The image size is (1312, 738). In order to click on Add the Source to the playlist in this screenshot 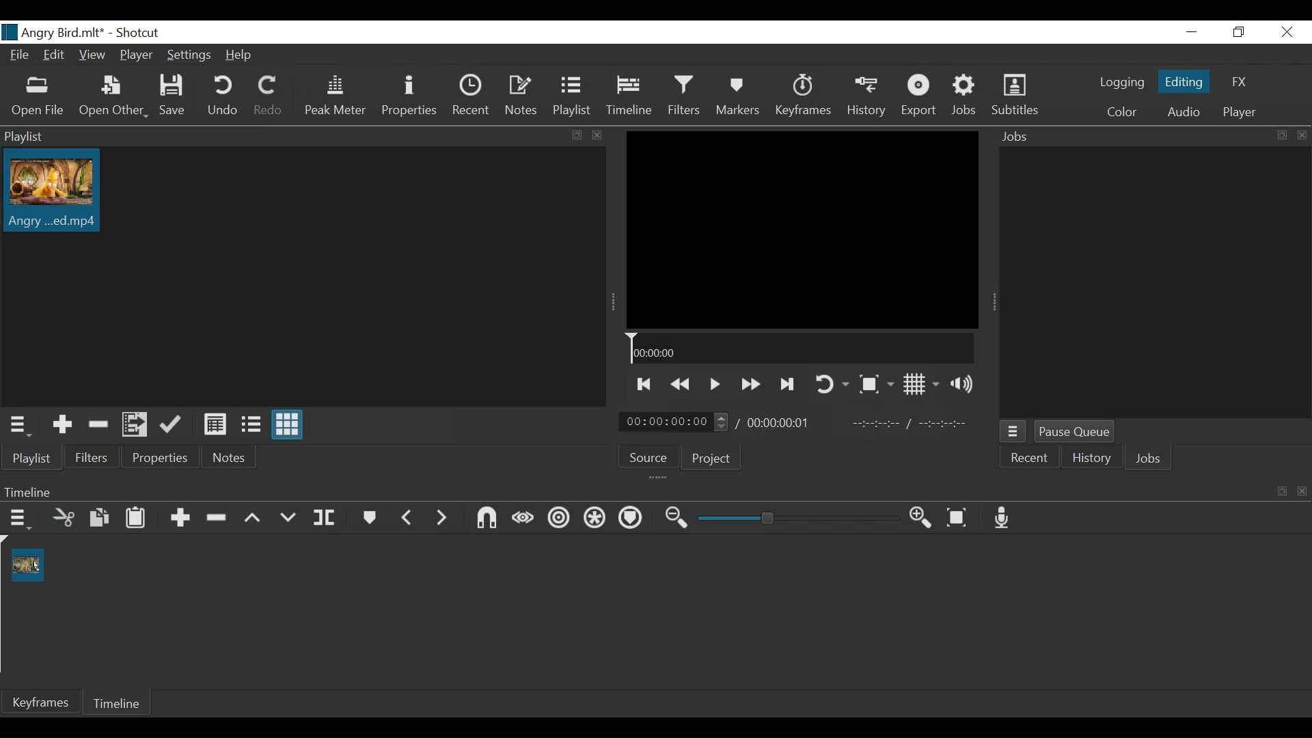, I will do `click(60, 425)`.